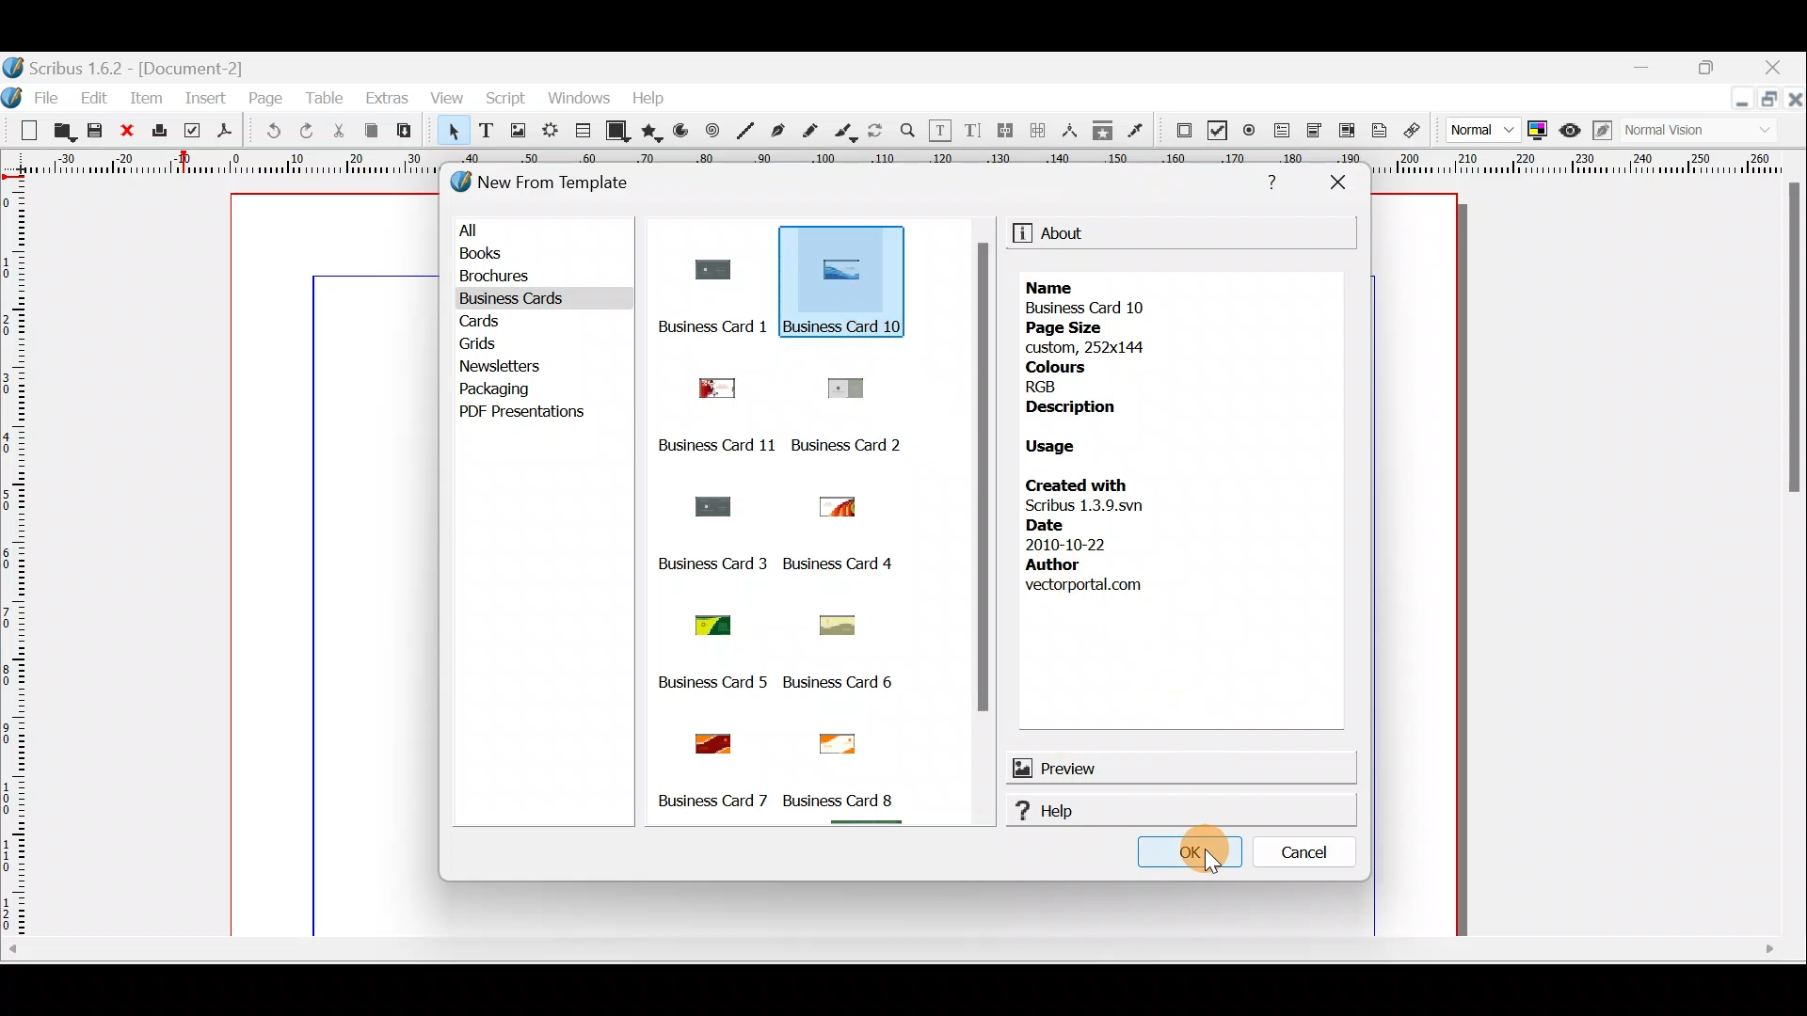  What do you see at coordinates (93, 131) in the screenshot?
I see `Save` at bounding box center [93, 131].